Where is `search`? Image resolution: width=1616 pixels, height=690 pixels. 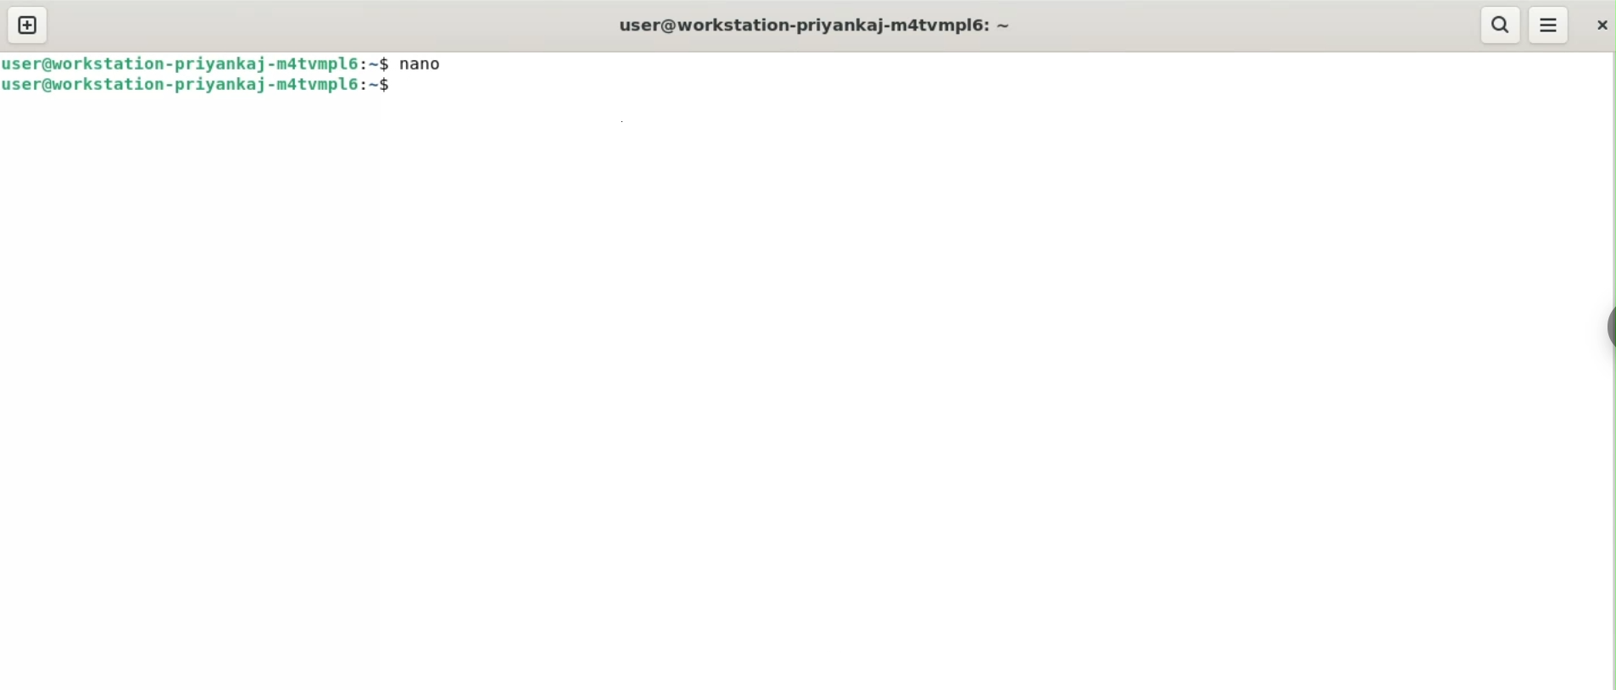 search is located at coordinates (1501, 25).